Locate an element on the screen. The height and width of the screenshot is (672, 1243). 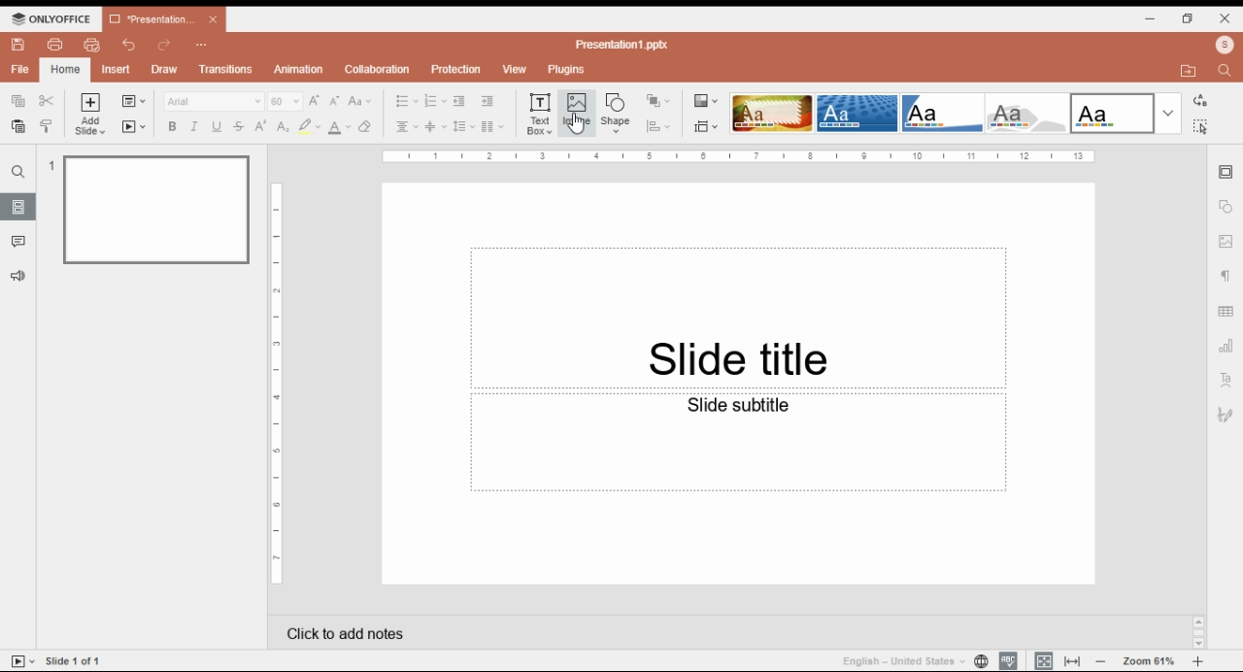
color themes is located at coordinates (703, 100).